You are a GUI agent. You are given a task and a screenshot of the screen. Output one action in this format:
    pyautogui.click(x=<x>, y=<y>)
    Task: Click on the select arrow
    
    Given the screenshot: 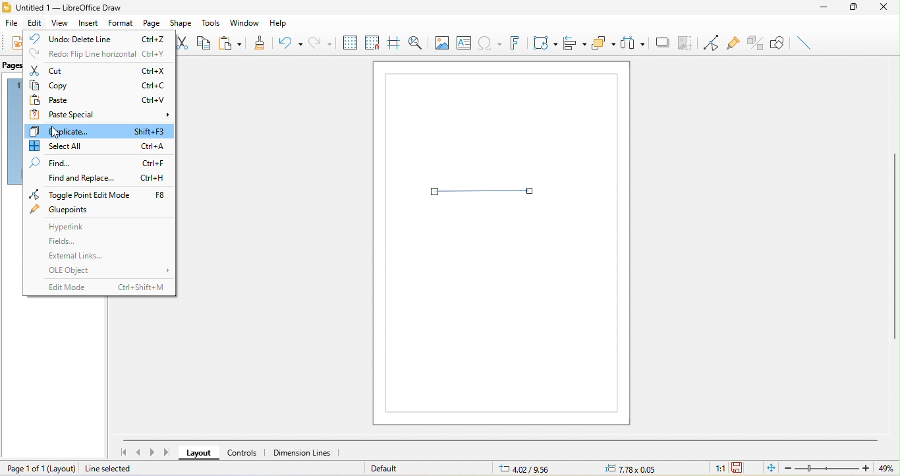 What is the action you would take?
    pyautogui.click(x=483, y=193)
    